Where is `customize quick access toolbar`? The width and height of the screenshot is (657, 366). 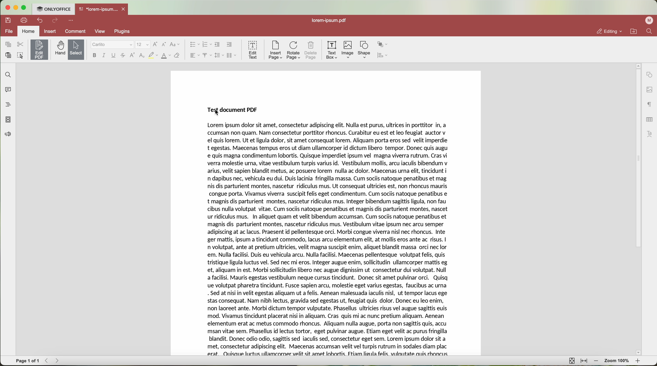
customize quick access toolbar is located at coordinates (71, 21).